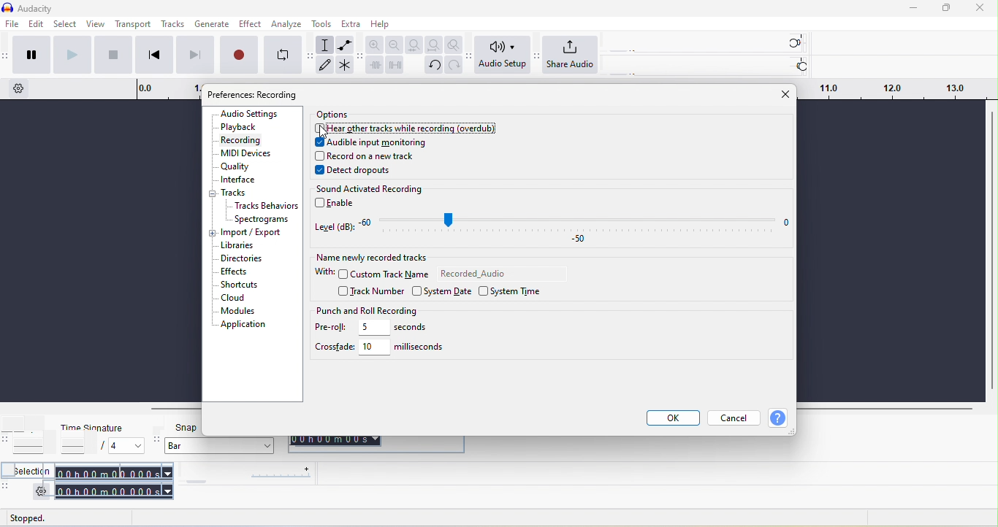 This screenshot has height=527, width=998. What do you see at coordinates (258, 219) in the screenshot?
I see `spectograms` at bounding box center [258, 219].